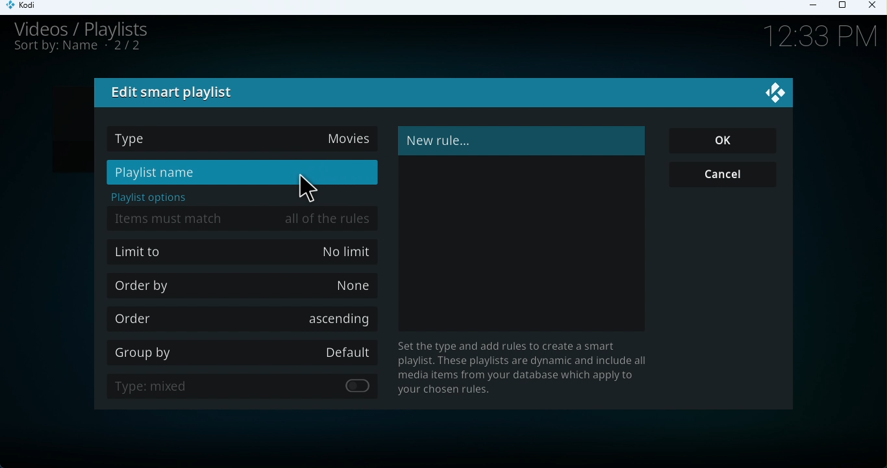 The height and width of the screenshot is (468, 887). I want to click on Type: mixed, so click(249, 387).